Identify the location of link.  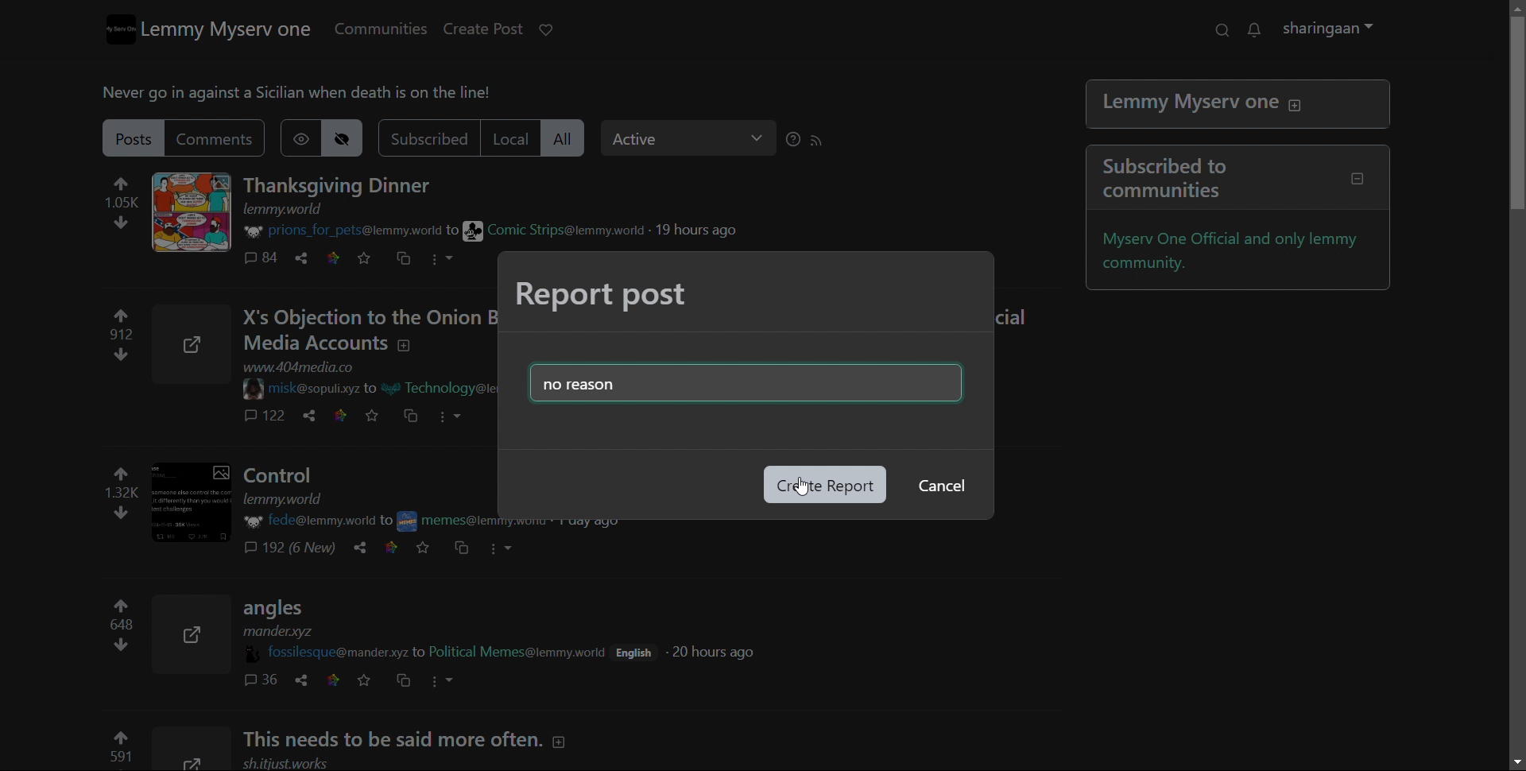
(342, 258).